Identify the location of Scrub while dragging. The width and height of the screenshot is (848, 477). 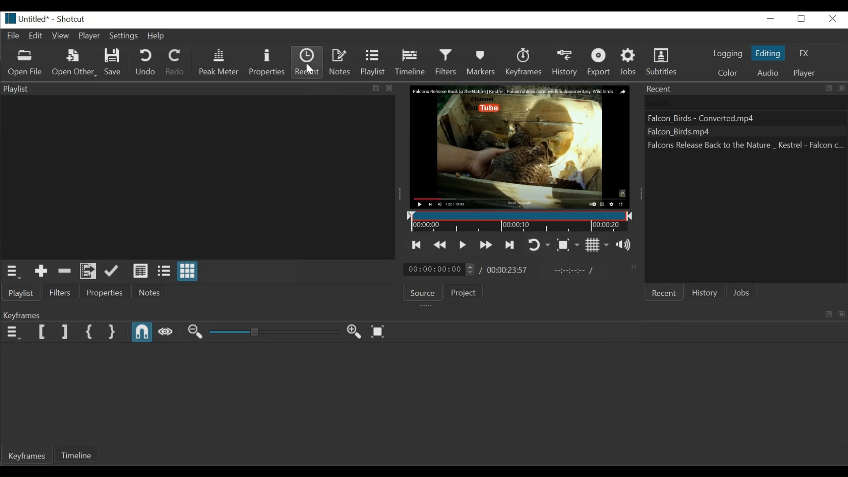
(167, 332).